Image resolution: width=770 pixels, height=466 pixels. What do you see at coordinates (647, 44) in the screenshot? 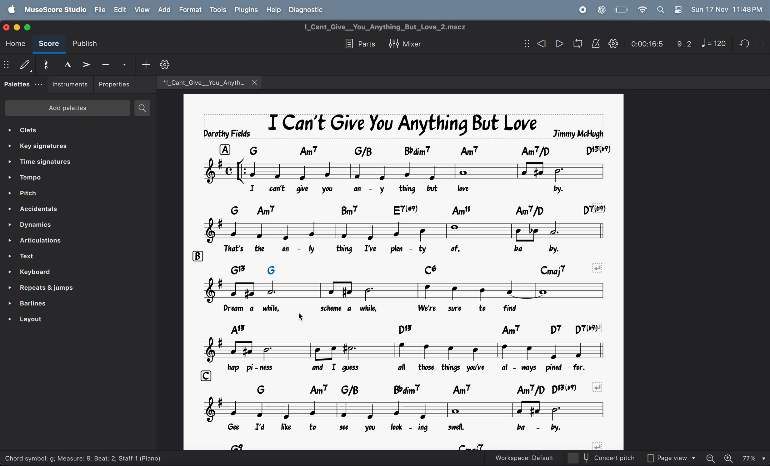
I see `0.00.24.0` at bounding box center [647, 44].